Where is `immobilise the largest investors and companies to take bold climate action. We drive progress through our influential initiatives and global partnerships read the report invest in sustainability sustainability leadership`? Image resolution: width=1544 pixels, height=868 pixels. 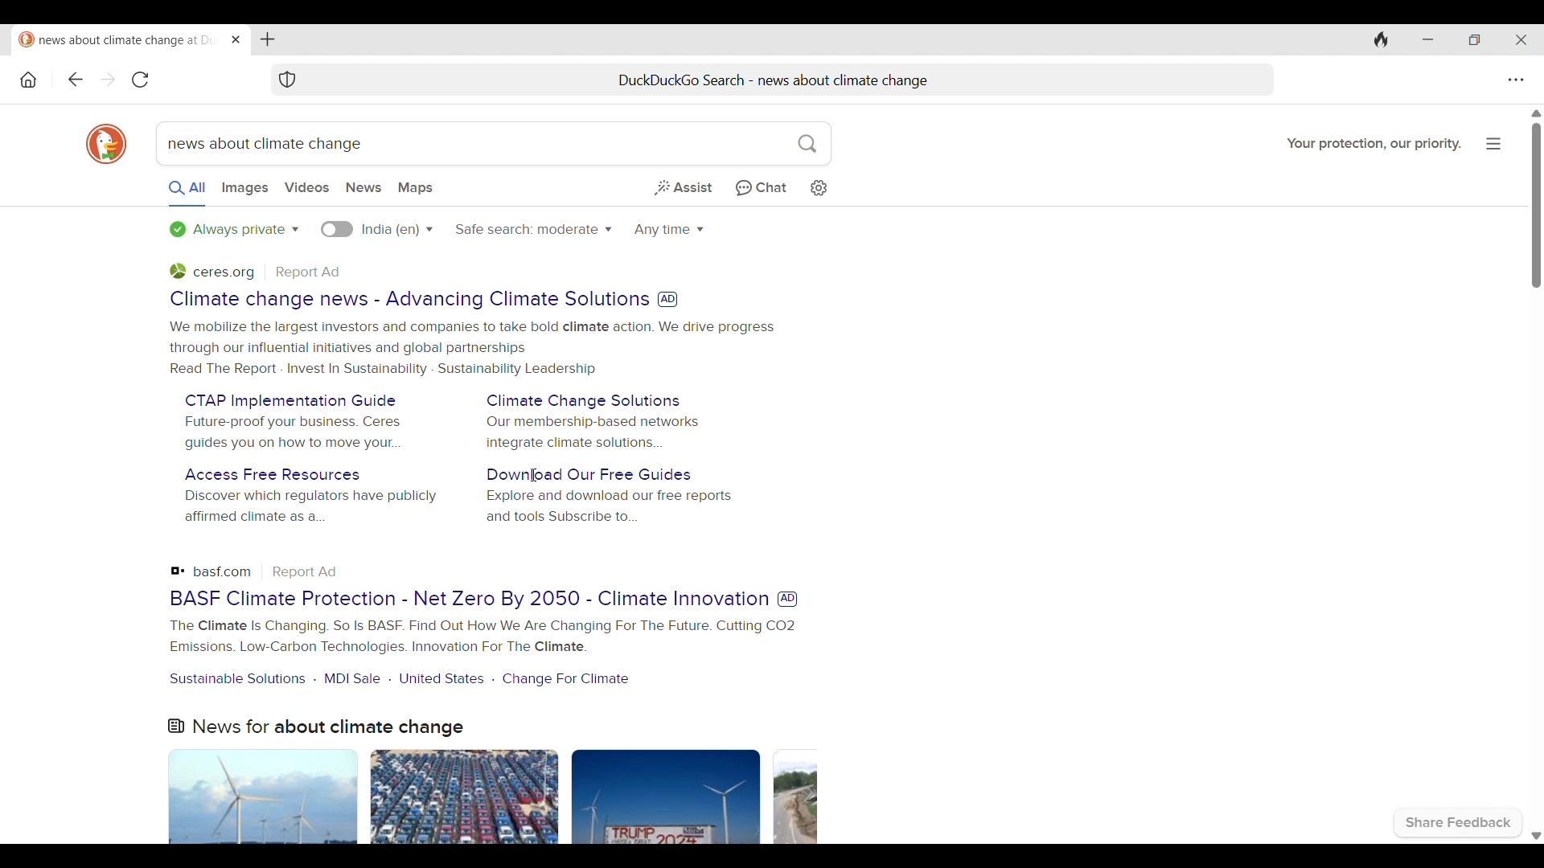 immobilise the largest investors and companies to take bold climate action. We drive progress through our influential initiatives and global partnerships read the report invest in sustainability sustainability leadership is located at coordinates (470, 348).